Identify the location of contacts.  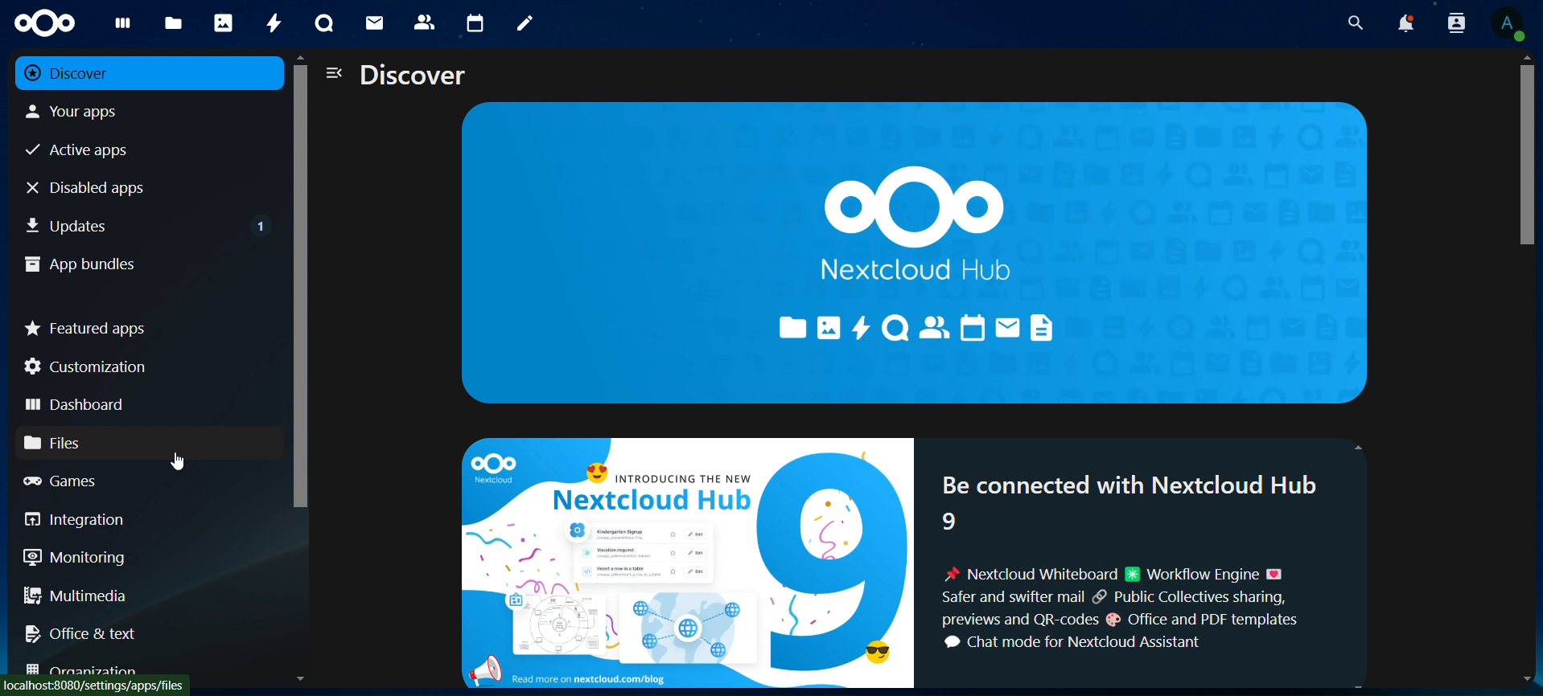
(424, 21).